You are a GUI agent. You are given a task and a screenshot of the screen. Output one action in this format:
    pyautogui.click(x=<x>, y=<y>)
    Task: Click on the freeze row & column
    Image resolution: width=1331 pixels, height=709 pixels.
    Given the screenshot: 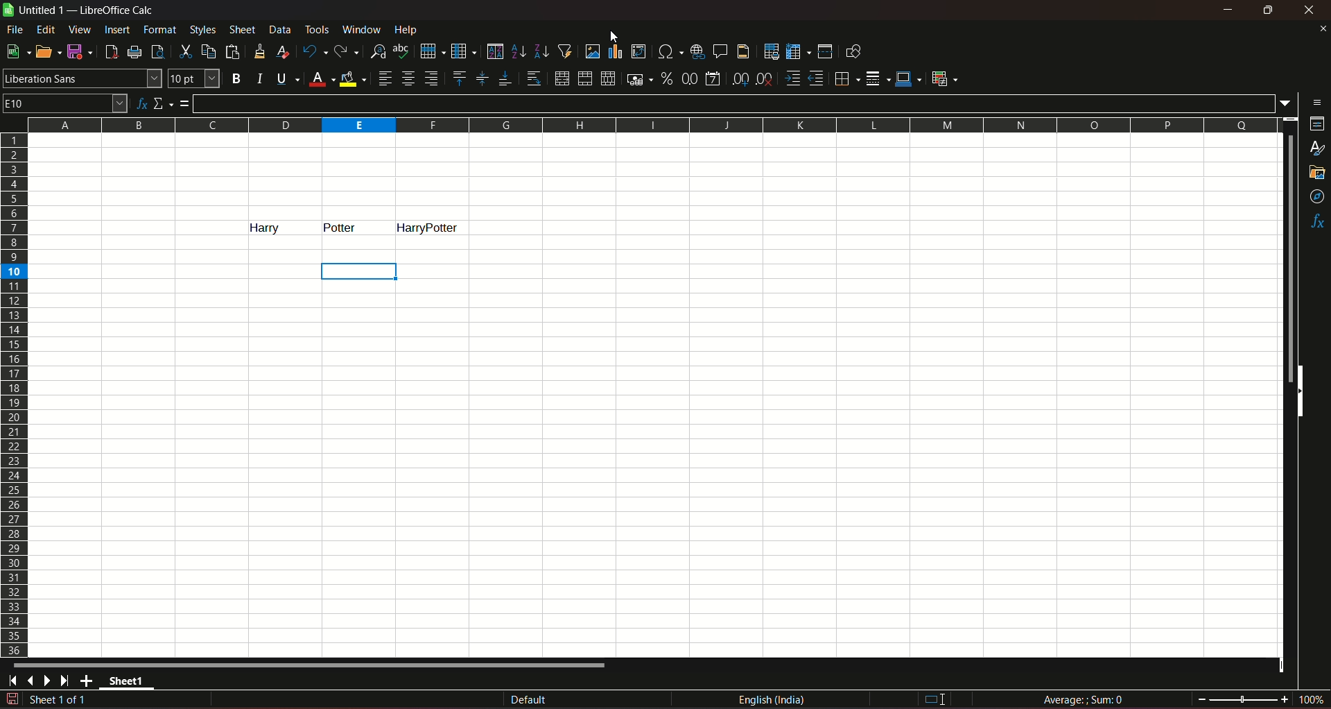 What is the action you would take?
    pyautogui.click(x=798, y=52)
    